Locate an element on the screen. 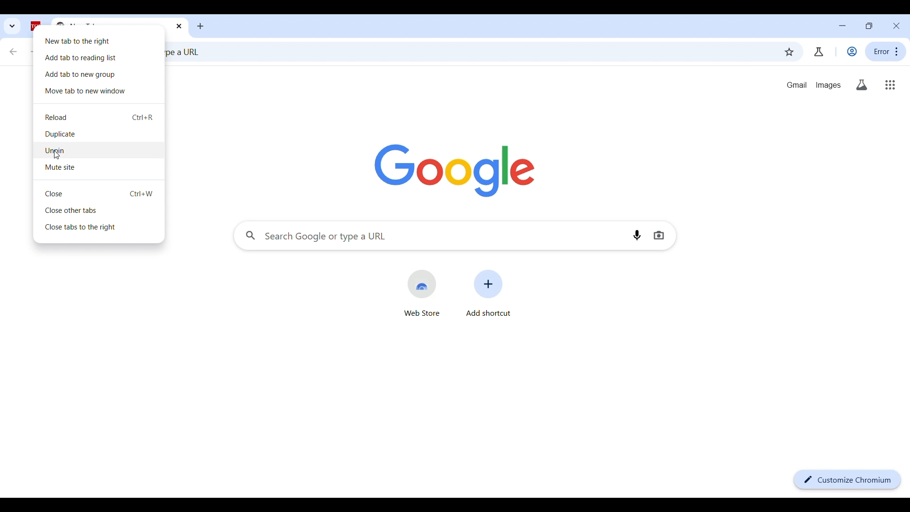  Minimize is located at coordinates (842, 26).